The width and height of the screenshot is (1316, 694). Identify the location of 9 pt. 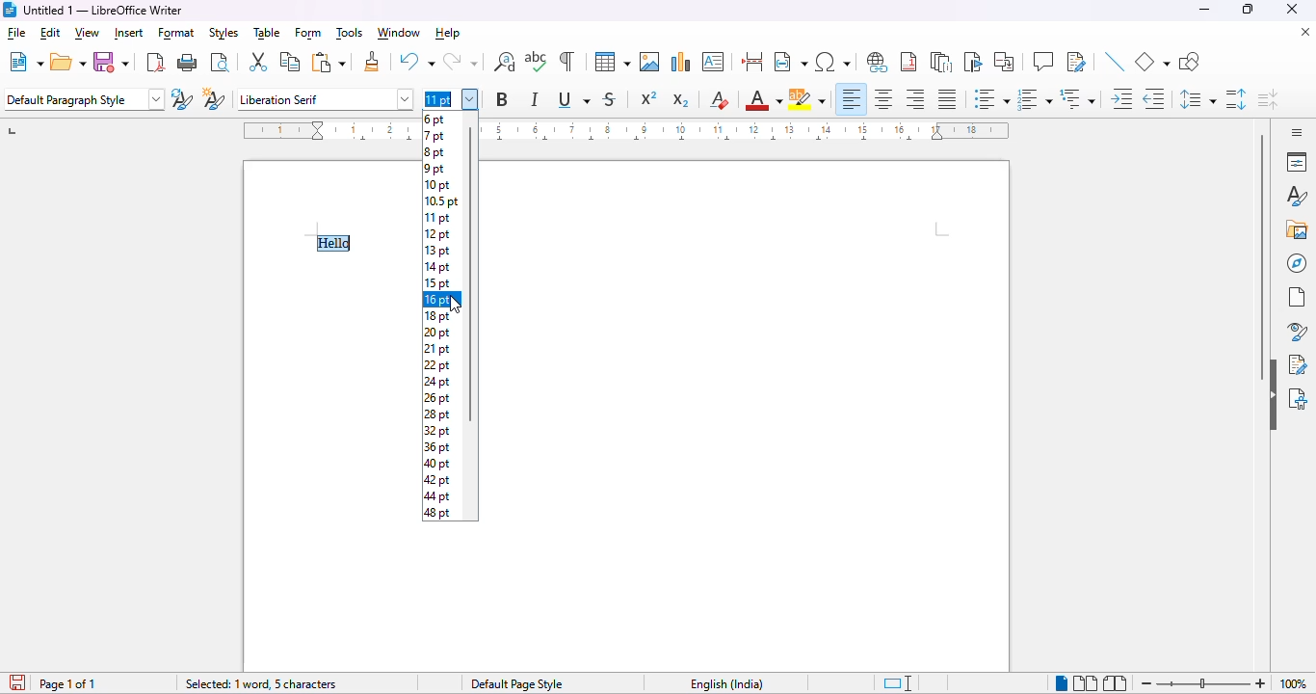
(434, 168).